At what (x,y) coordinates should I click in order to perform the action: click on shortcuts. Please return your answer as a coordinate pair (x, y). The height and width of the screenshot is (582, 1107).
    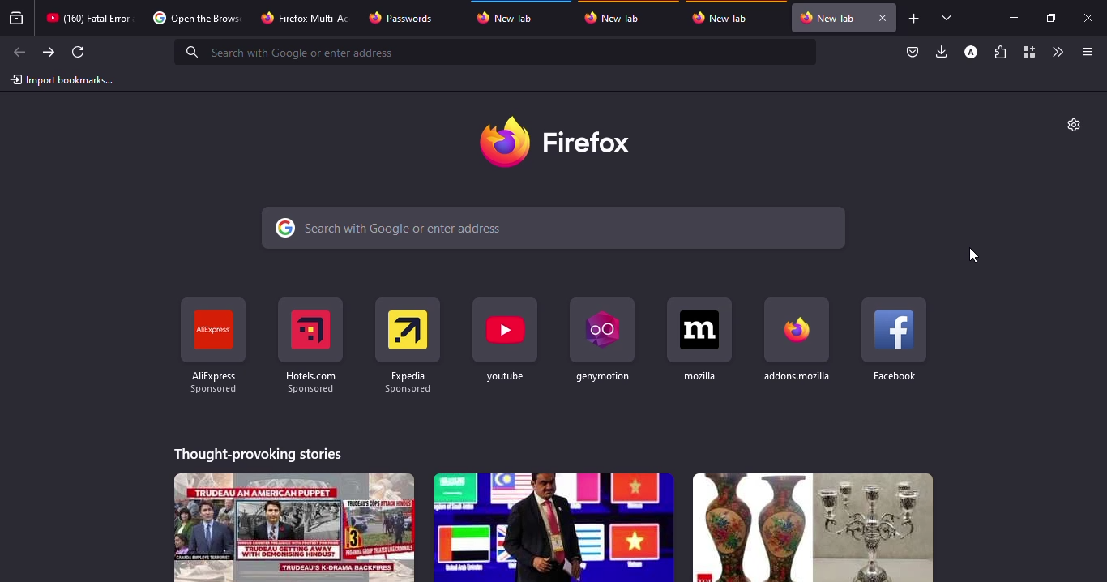
    Looking at the image, I should click on (503, 340).